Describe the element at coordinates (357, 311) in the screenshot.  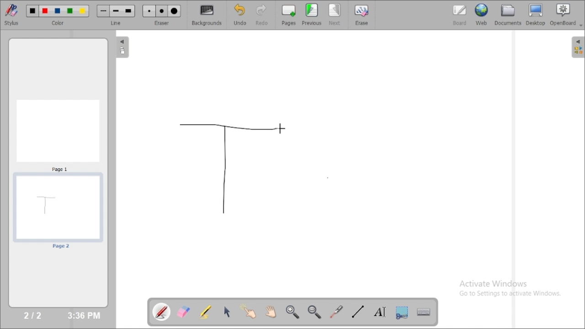
I see `draw lines` at that location.